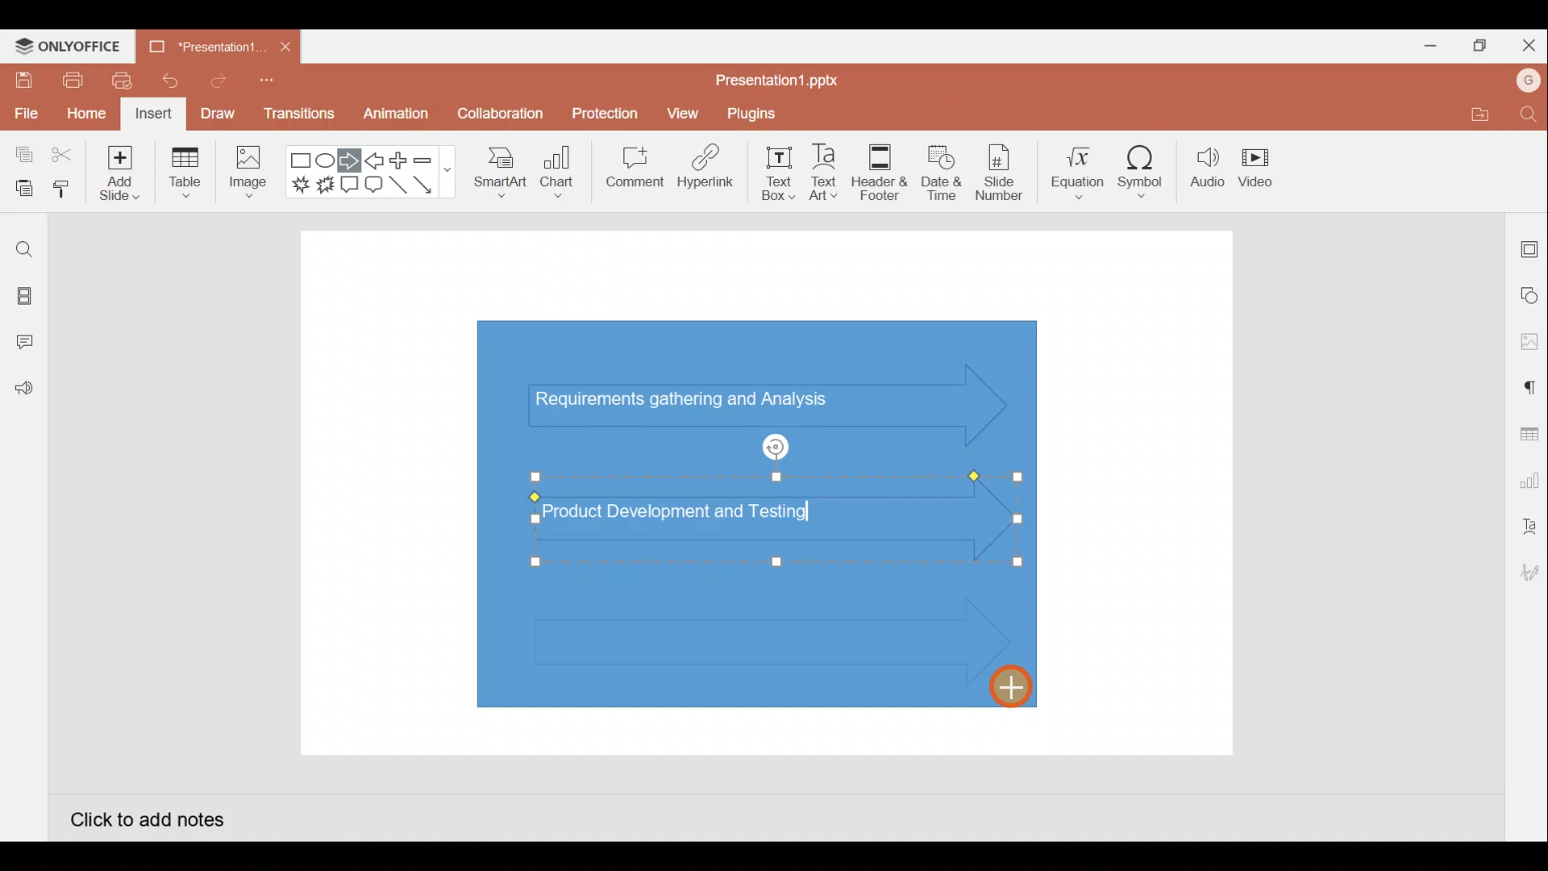 Image resolution: width=1548 pixels, height=871 pixels. What do you see at coordinates (1529, 342) in the screenshot?
I see `Image settings` at bounding box center [1529, 342].